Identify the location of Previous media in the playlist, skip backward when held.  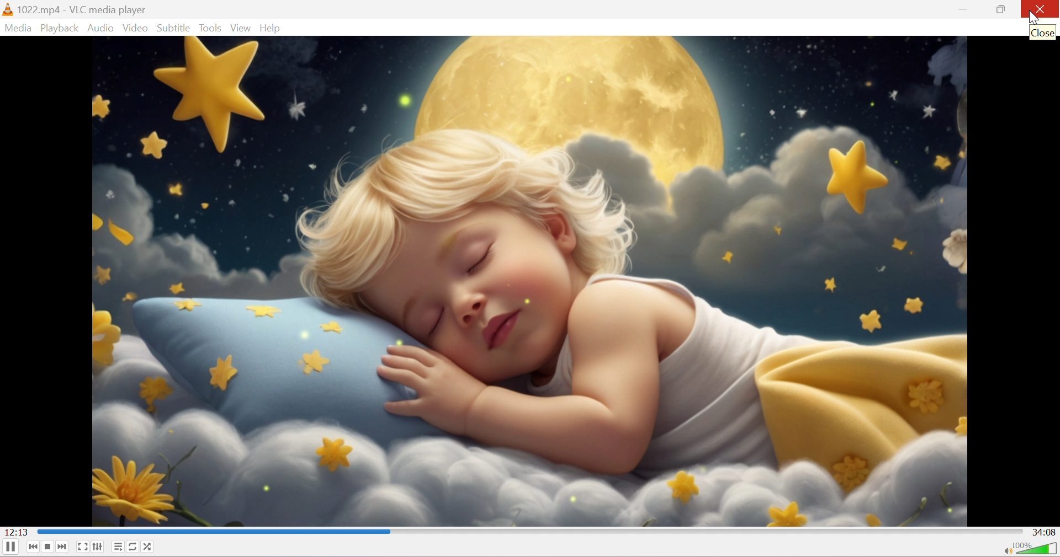
(31, 547).